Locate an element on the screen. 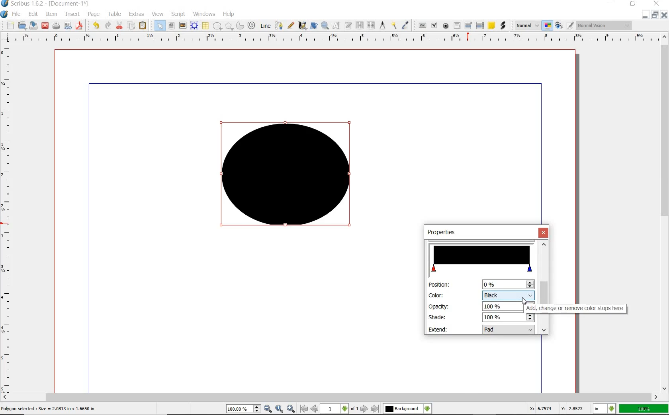 Image resolution: width=669 pixels, height=415 pixels. ZOOM IN OR OUT is located at coordinates (325, 26).